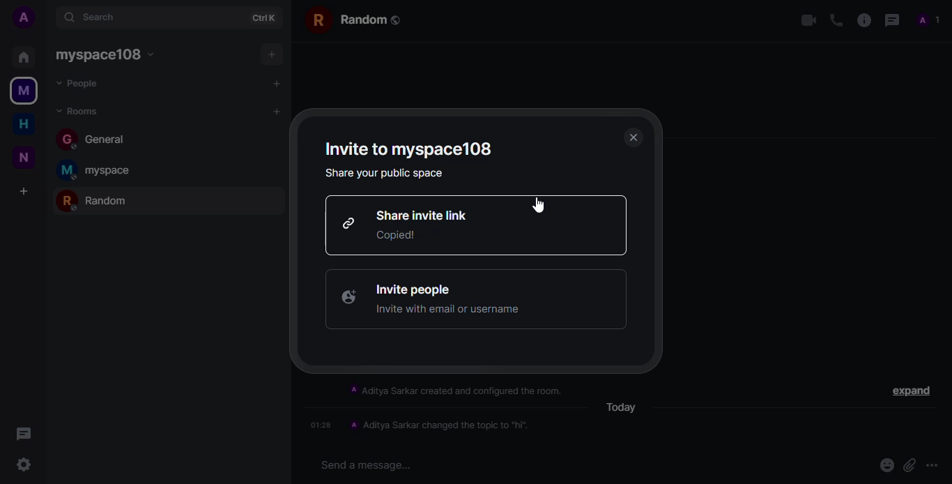 This screenshot has width=952, height=484. What do you see at coordinates (622, 407) in the screenshot?
I see `today` at bounding box center [622, 407].